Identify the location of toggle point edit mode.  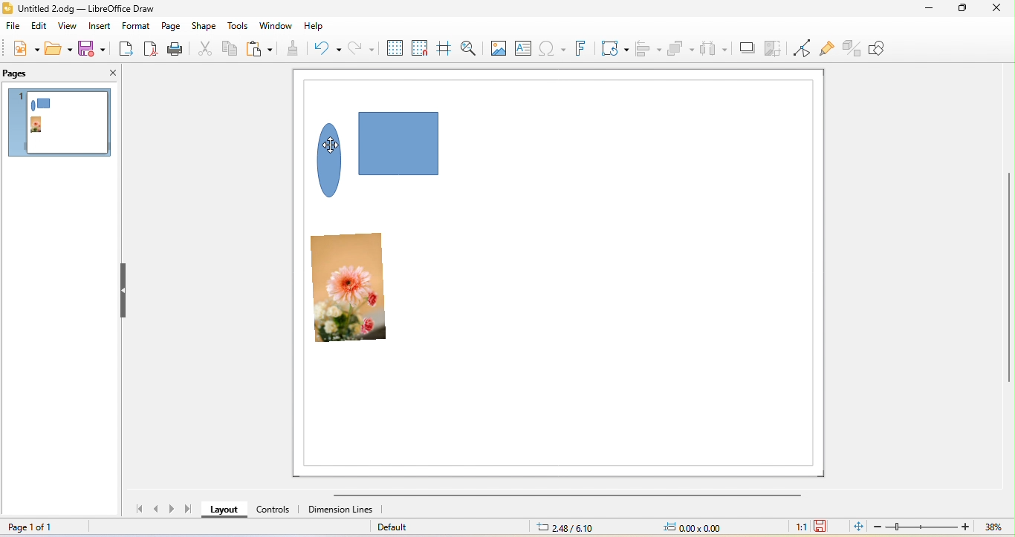
(802, 47).